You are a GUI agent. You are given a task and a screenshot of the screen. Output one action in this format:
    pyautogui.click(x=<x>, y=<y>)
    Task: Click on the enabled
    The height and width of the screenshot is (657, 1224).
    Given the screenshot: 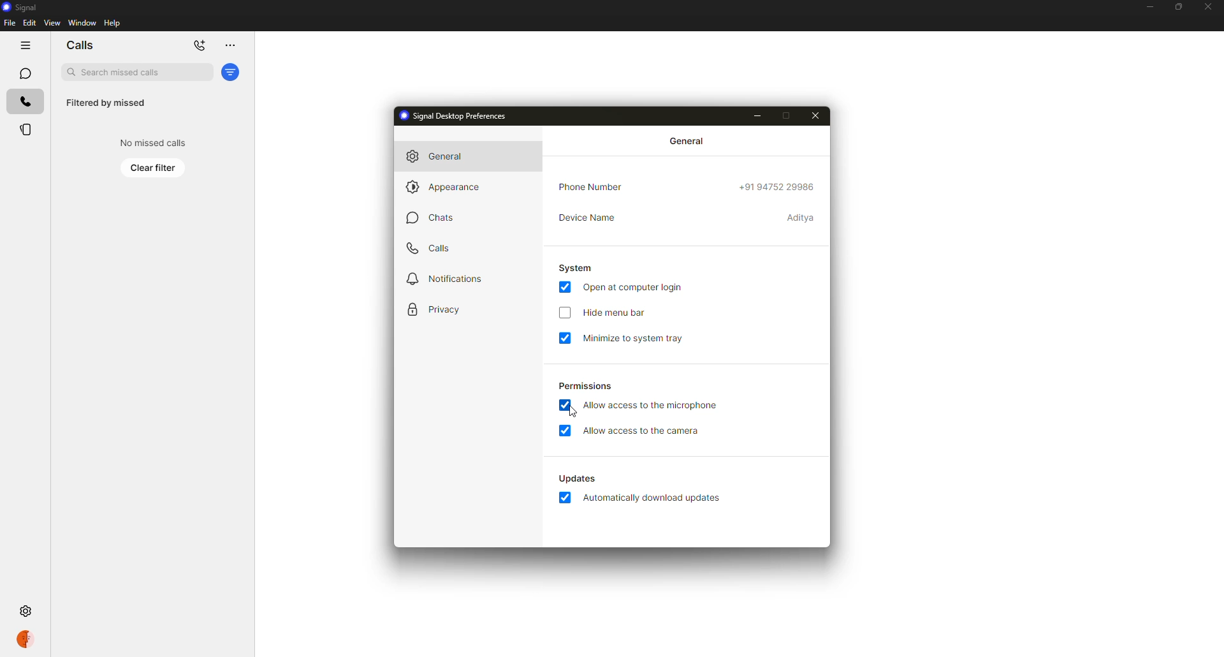 What is the action you would take?
    pyautogui.click(x=567, y=431)
    